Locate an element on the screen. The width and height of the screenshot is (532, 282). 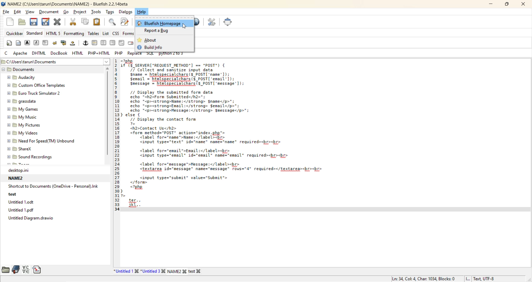
open is located at coordinates (23, 21).